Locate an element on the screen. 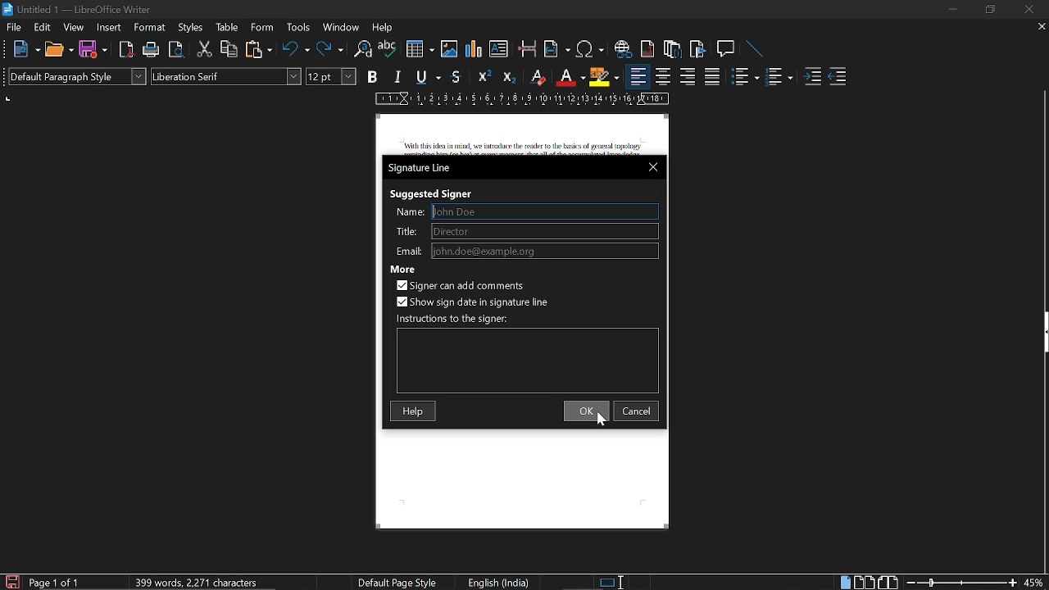 This screenshot has width=1049, height=590. view is located at coordinates (74, 26).